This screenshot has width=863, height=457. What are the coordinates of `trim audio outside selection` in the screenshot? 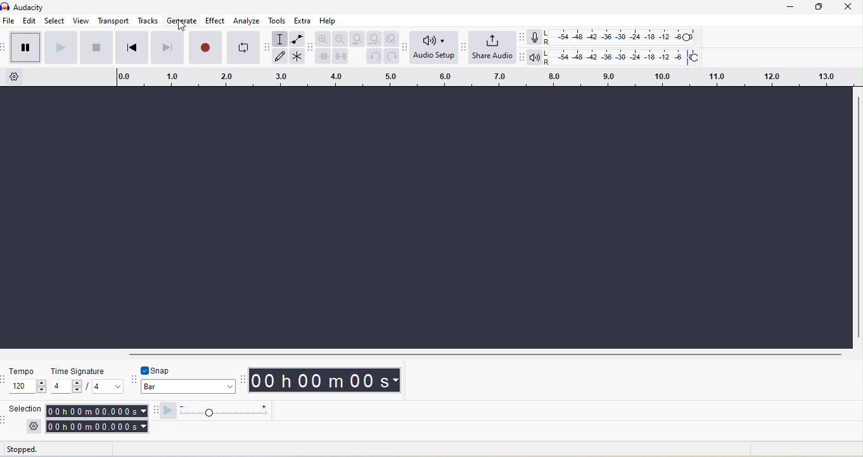 It's located at (323, 56).